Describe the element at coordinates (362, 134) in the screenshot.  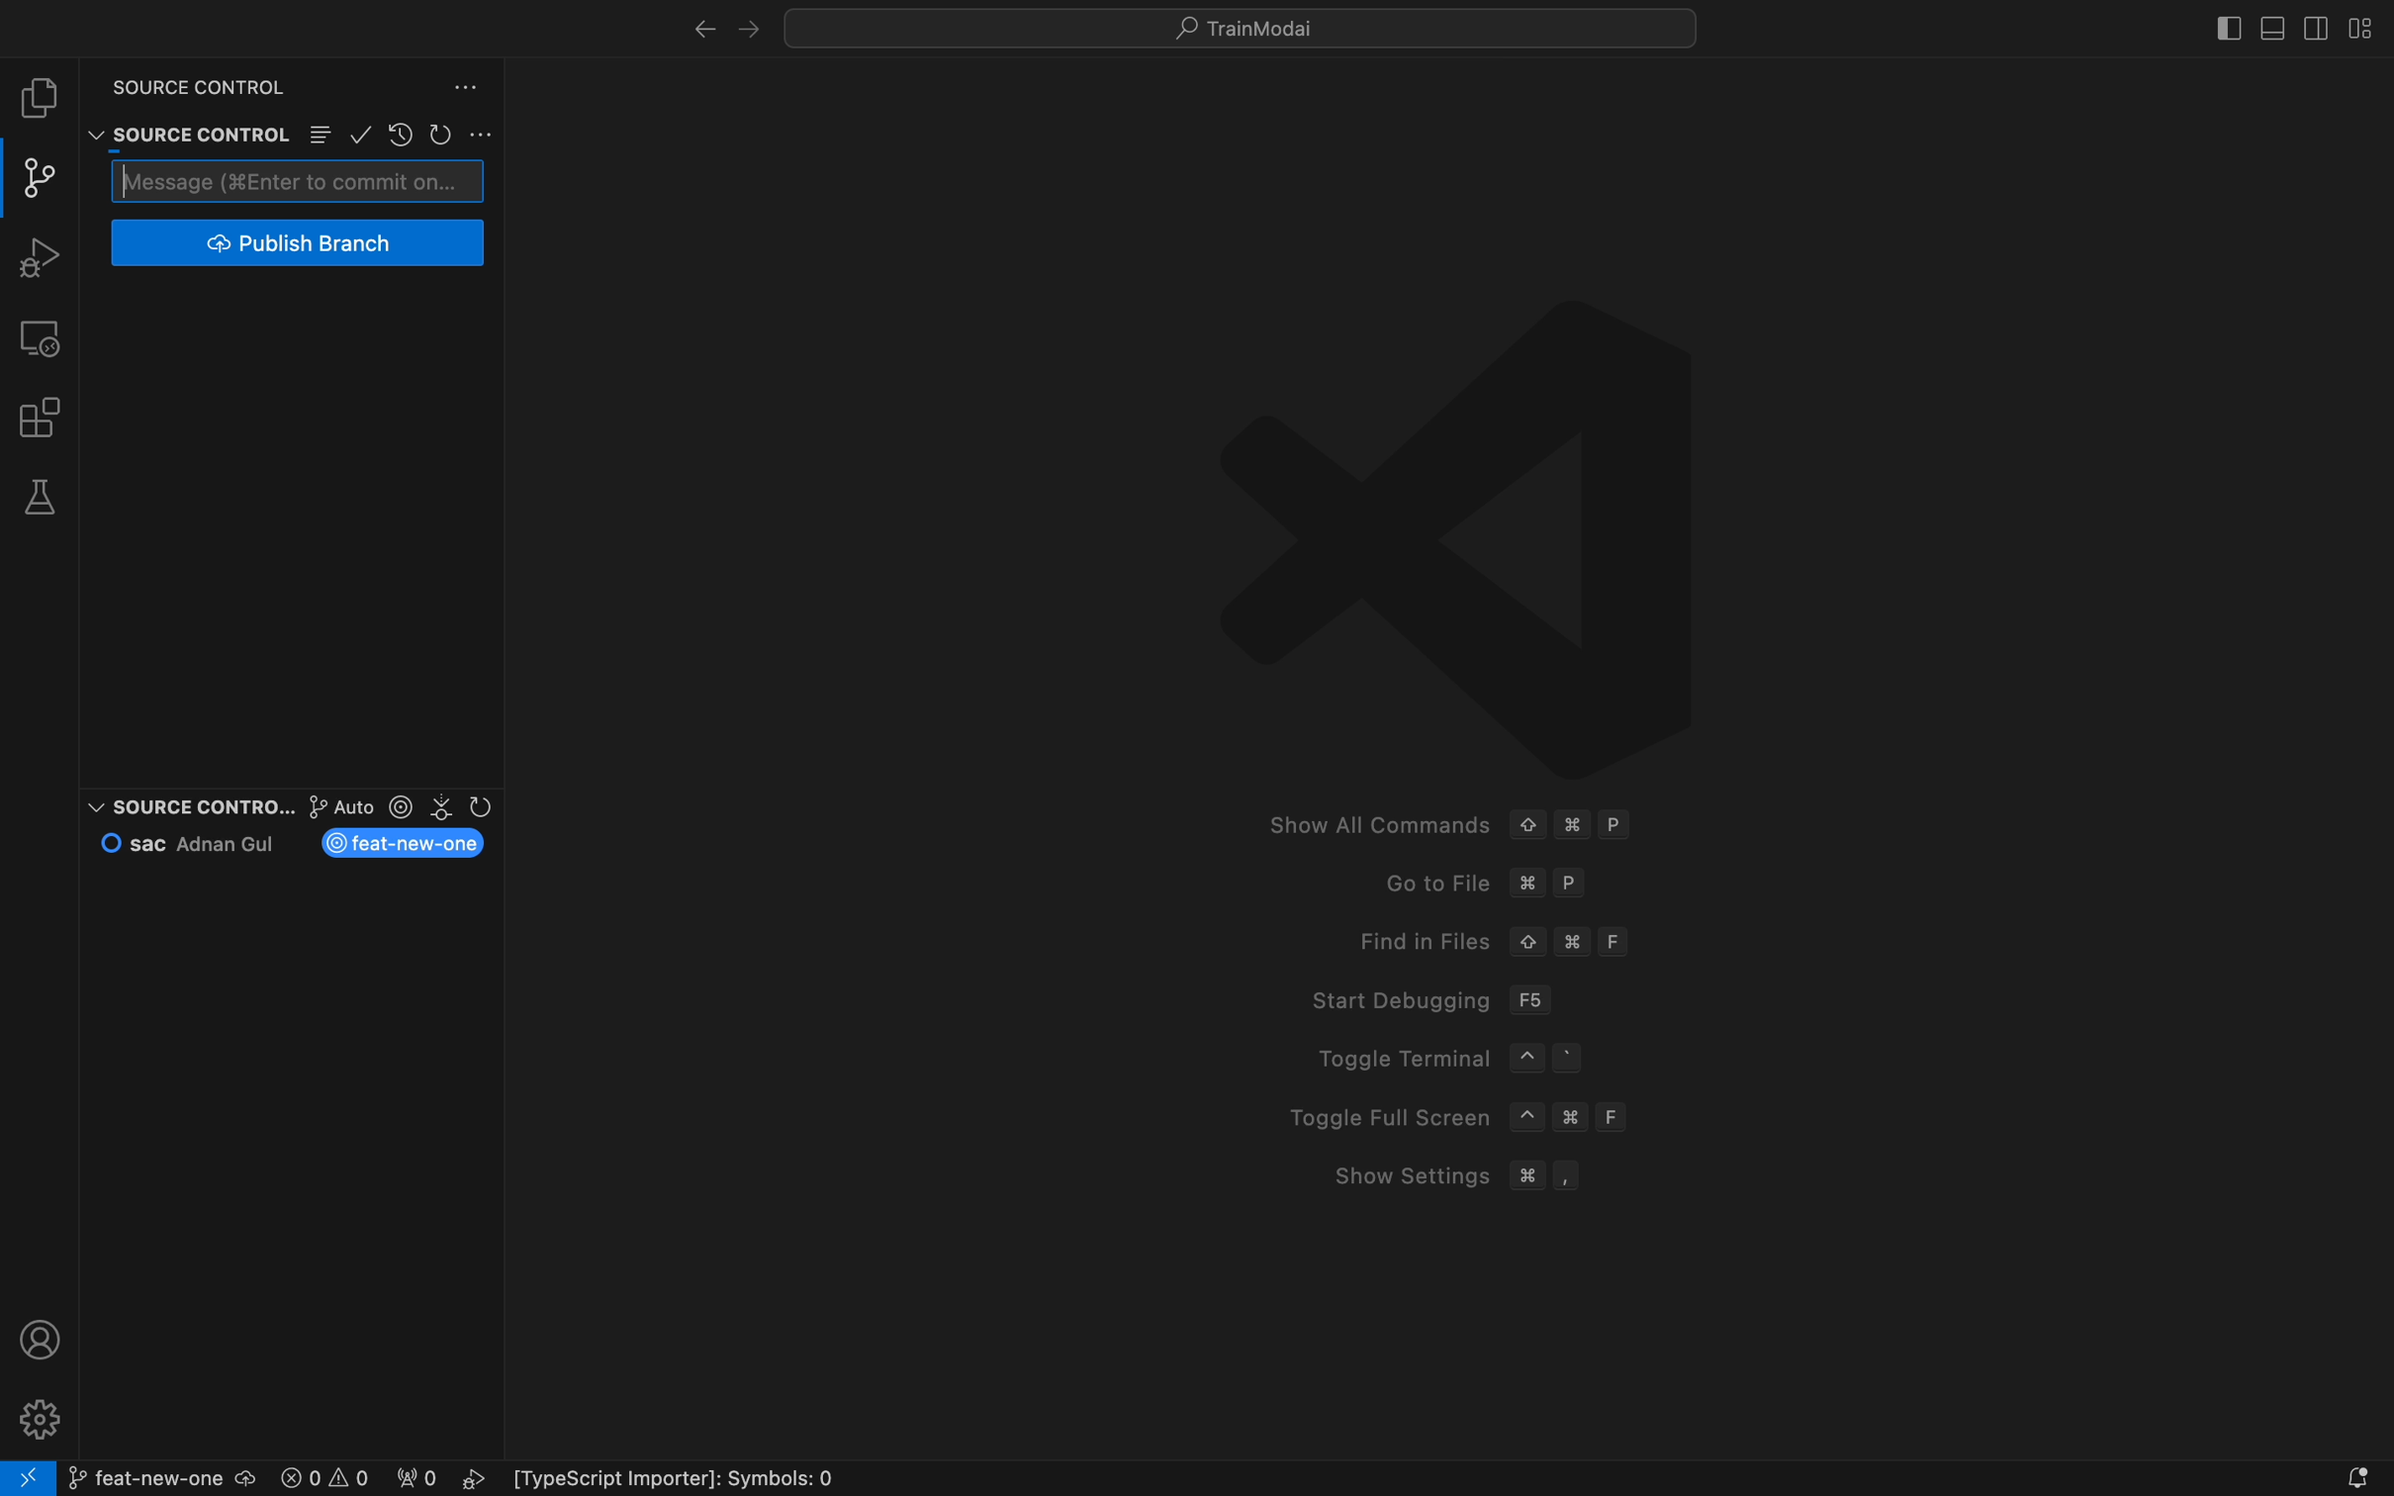
I see `ok` at that location.